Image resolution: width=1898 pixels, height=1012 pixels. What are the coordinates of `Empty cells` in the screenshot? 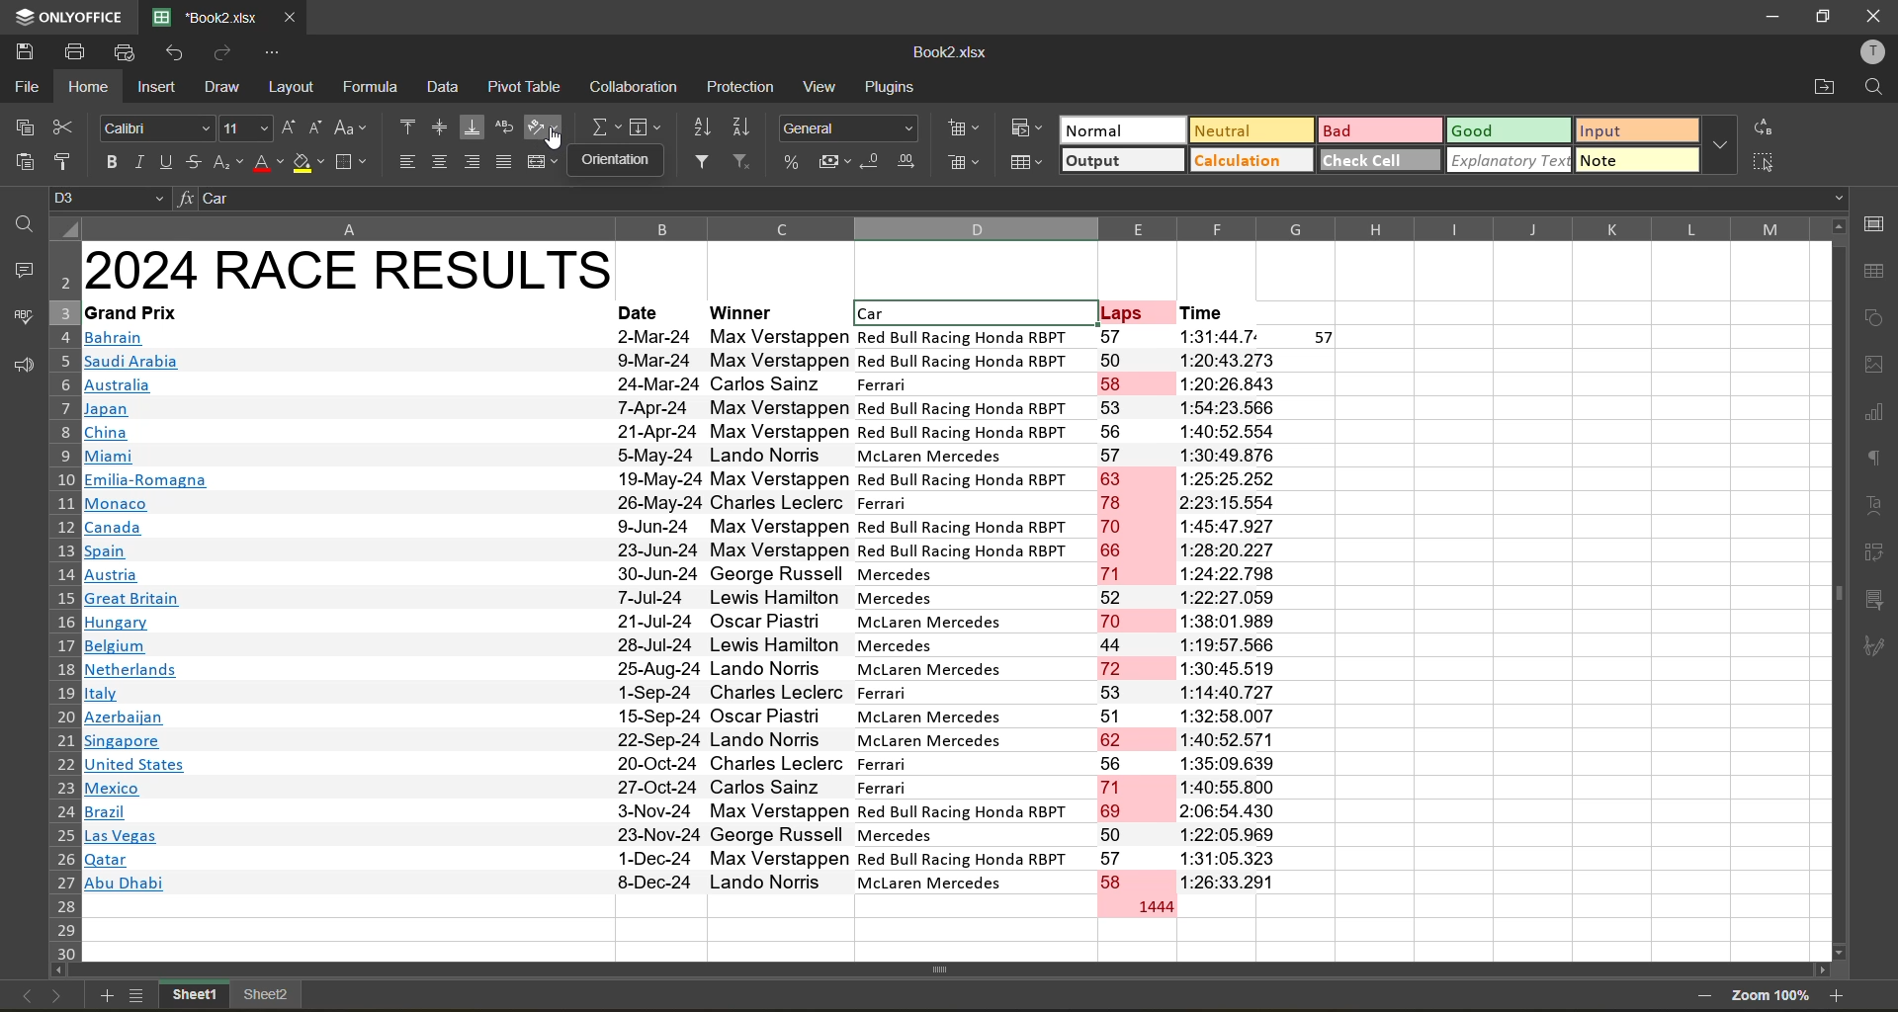 It's located at (1598, 639).